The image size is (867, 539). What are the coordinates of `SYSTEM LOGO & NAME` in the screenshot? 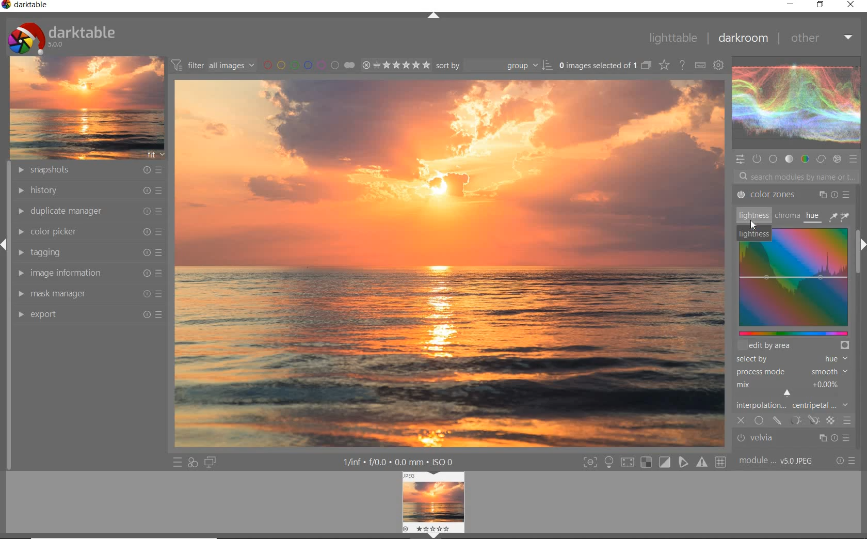 It's located at (61, 36).